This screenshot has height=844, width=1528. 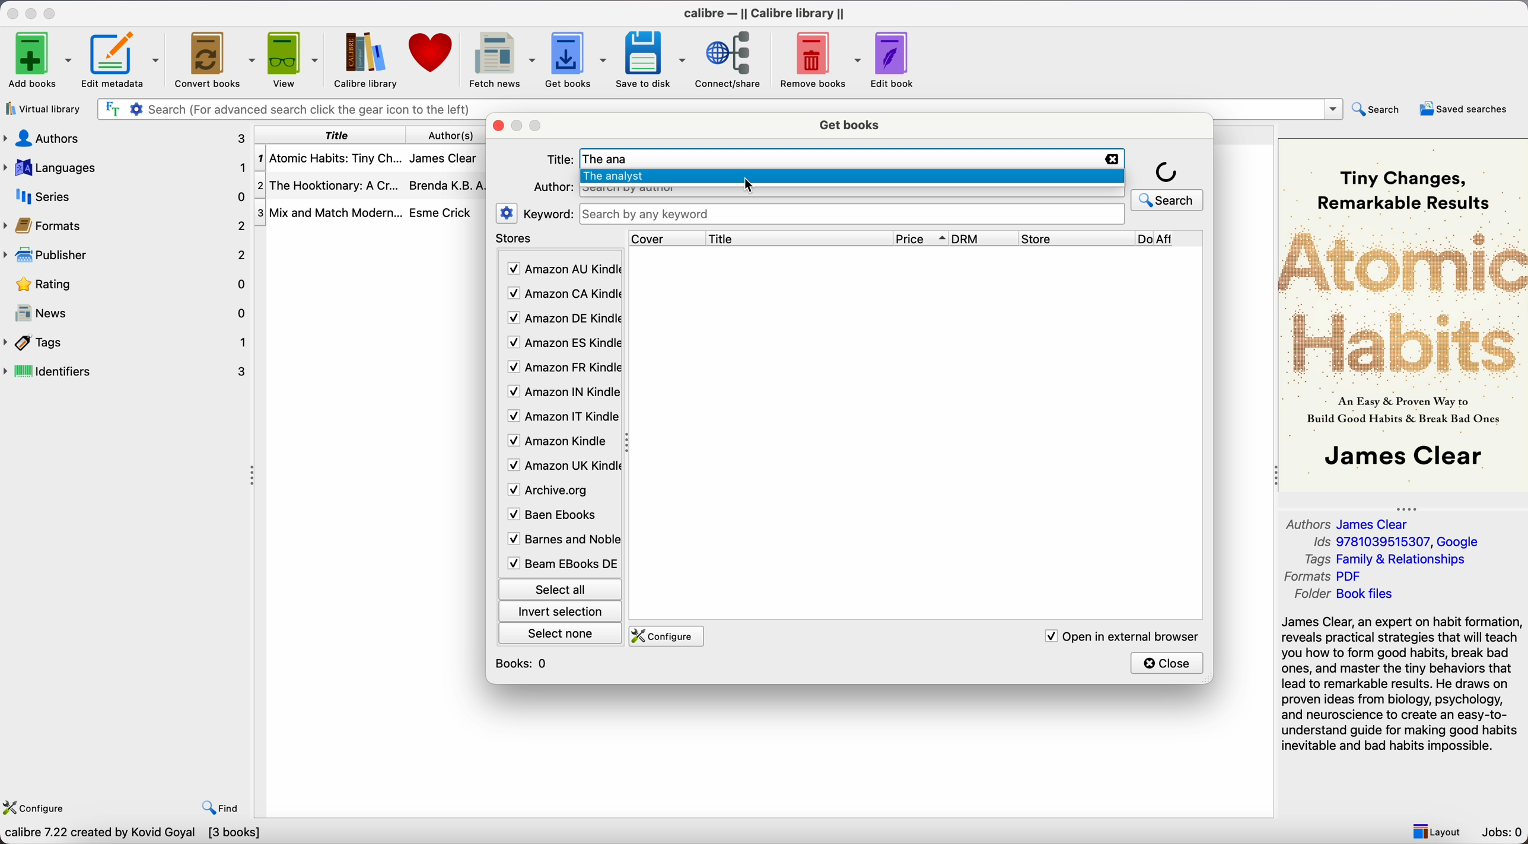 I want to click on open in external browser, so click(x=1121, y=636).